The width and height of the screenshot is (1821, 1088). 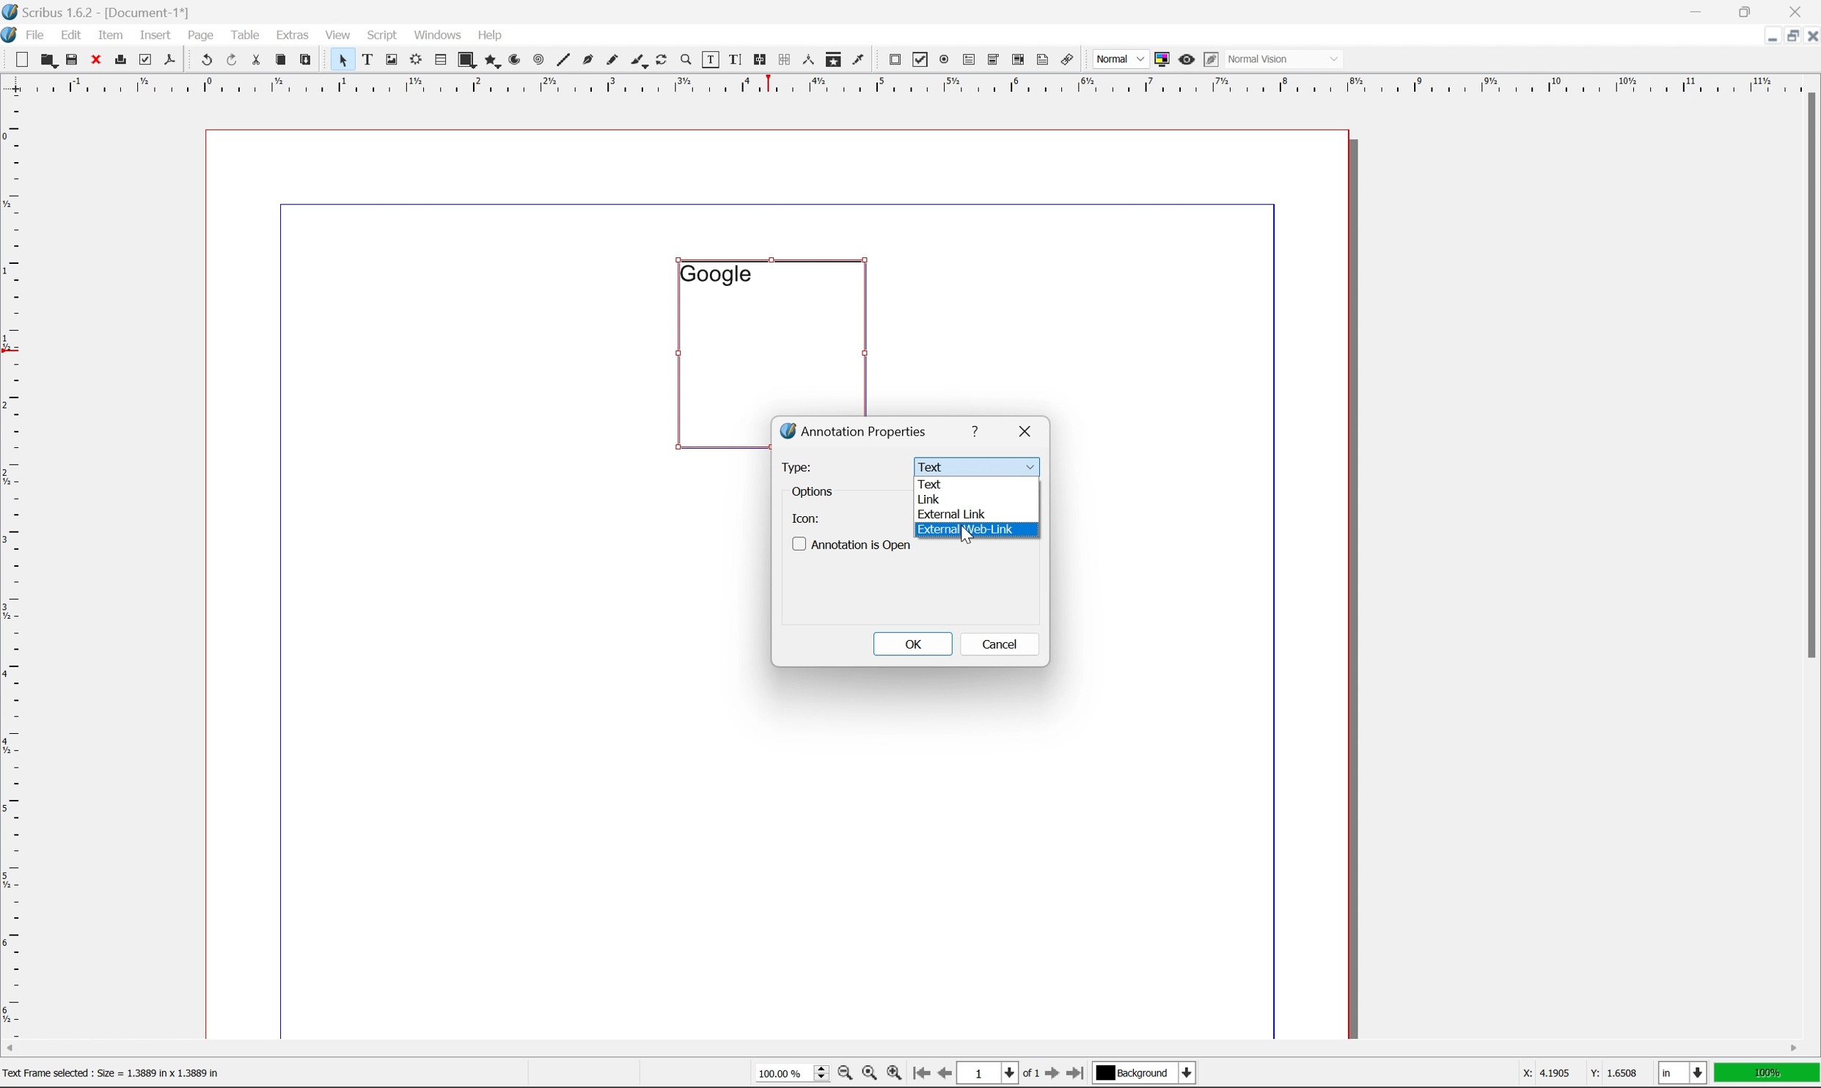 I want to click on zoom in or zoom out, so click(x=687, y=61).